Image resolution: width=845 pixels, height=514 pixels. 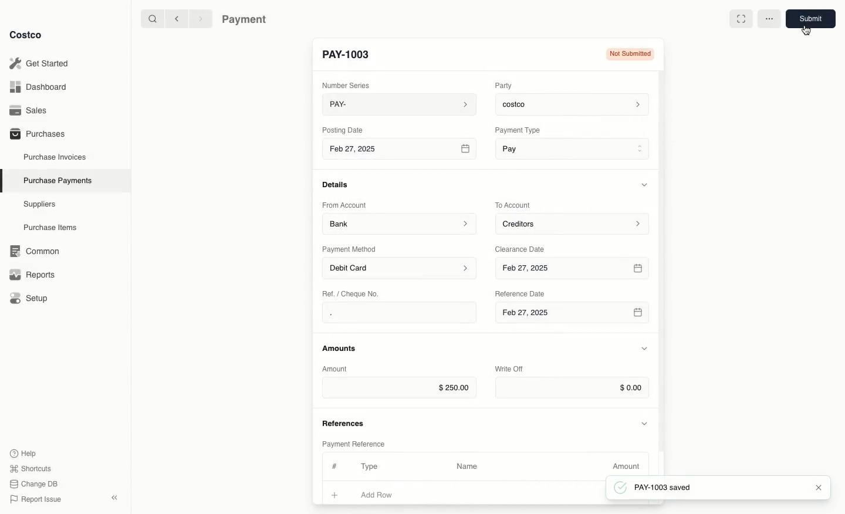 What do you see at coordinates (42, 86) in the screenshot?
I see `Dashboard` at bounding box center [42, 86].